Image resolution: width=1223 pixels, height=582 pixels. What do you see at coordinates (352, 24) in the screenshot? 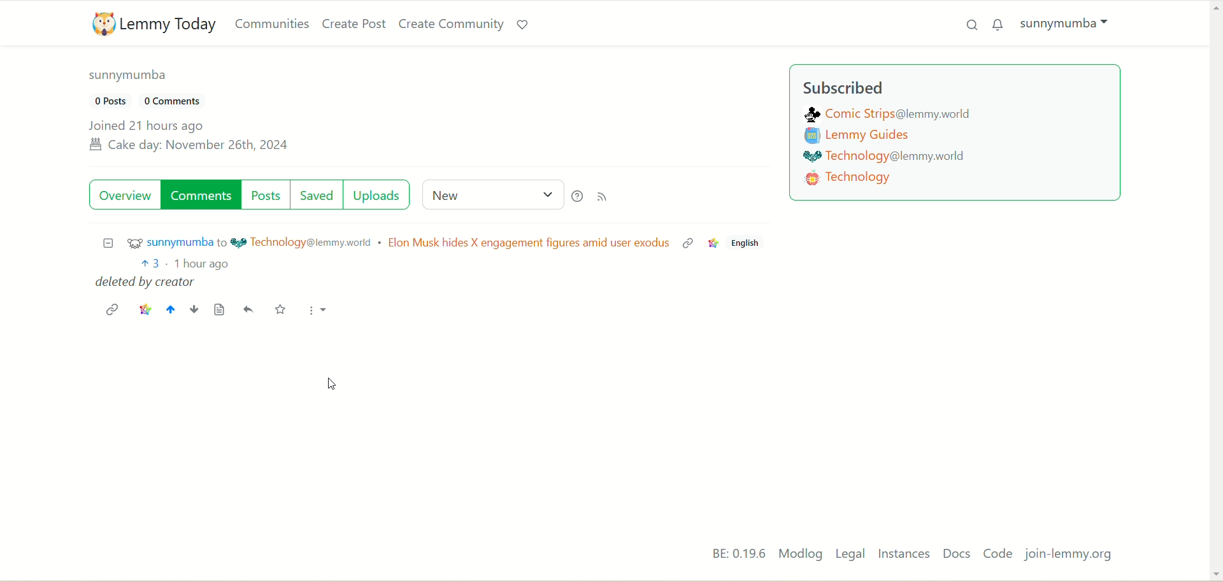
I see `create post` at bounding box center [352, 24].